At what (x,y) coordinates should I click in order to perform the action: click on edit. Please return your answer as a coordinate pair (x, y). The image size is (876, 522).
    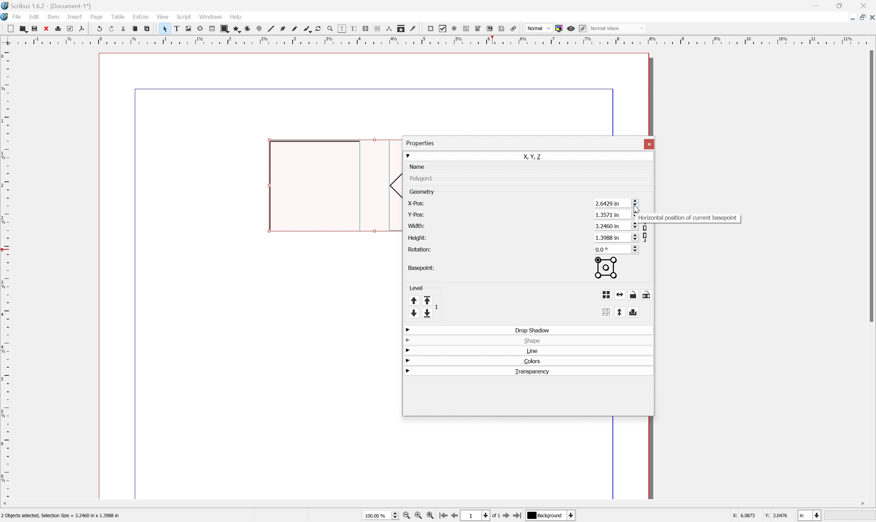
    Looking at the image, I should click on (35, 17).